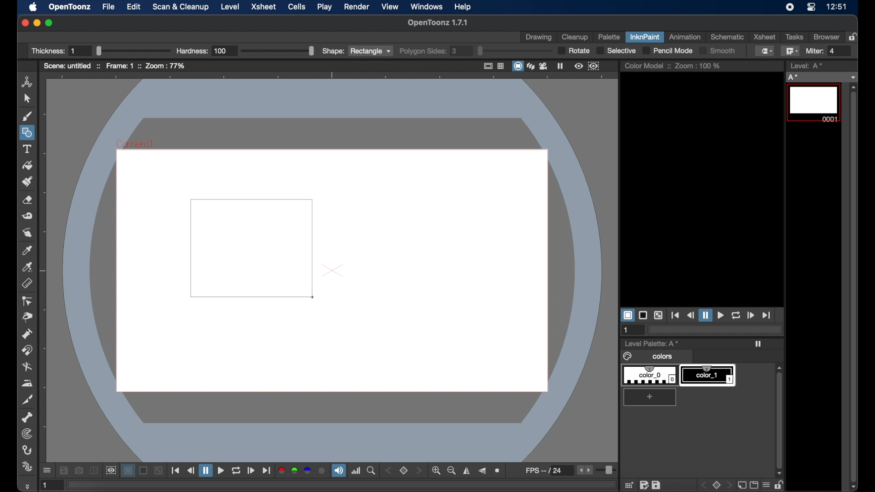 The height and width of the screenshot is (492, 875). Describe the element at coordinates (549, 470) in the screenshot. I see `fps` at that location.